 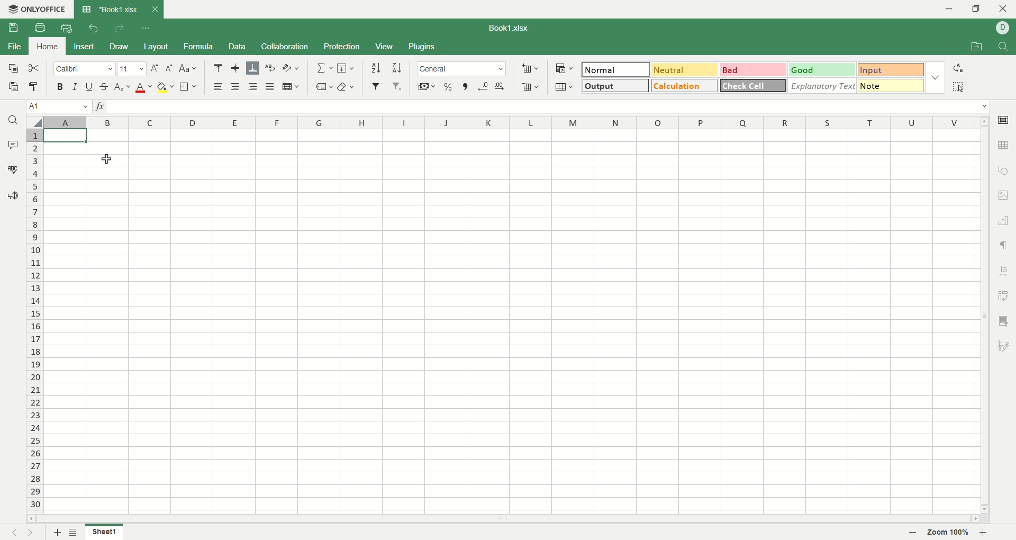 What do you see at coordinates (100, 106) in the screenshot?
I see `insert function` at bounding box center [100, 106].